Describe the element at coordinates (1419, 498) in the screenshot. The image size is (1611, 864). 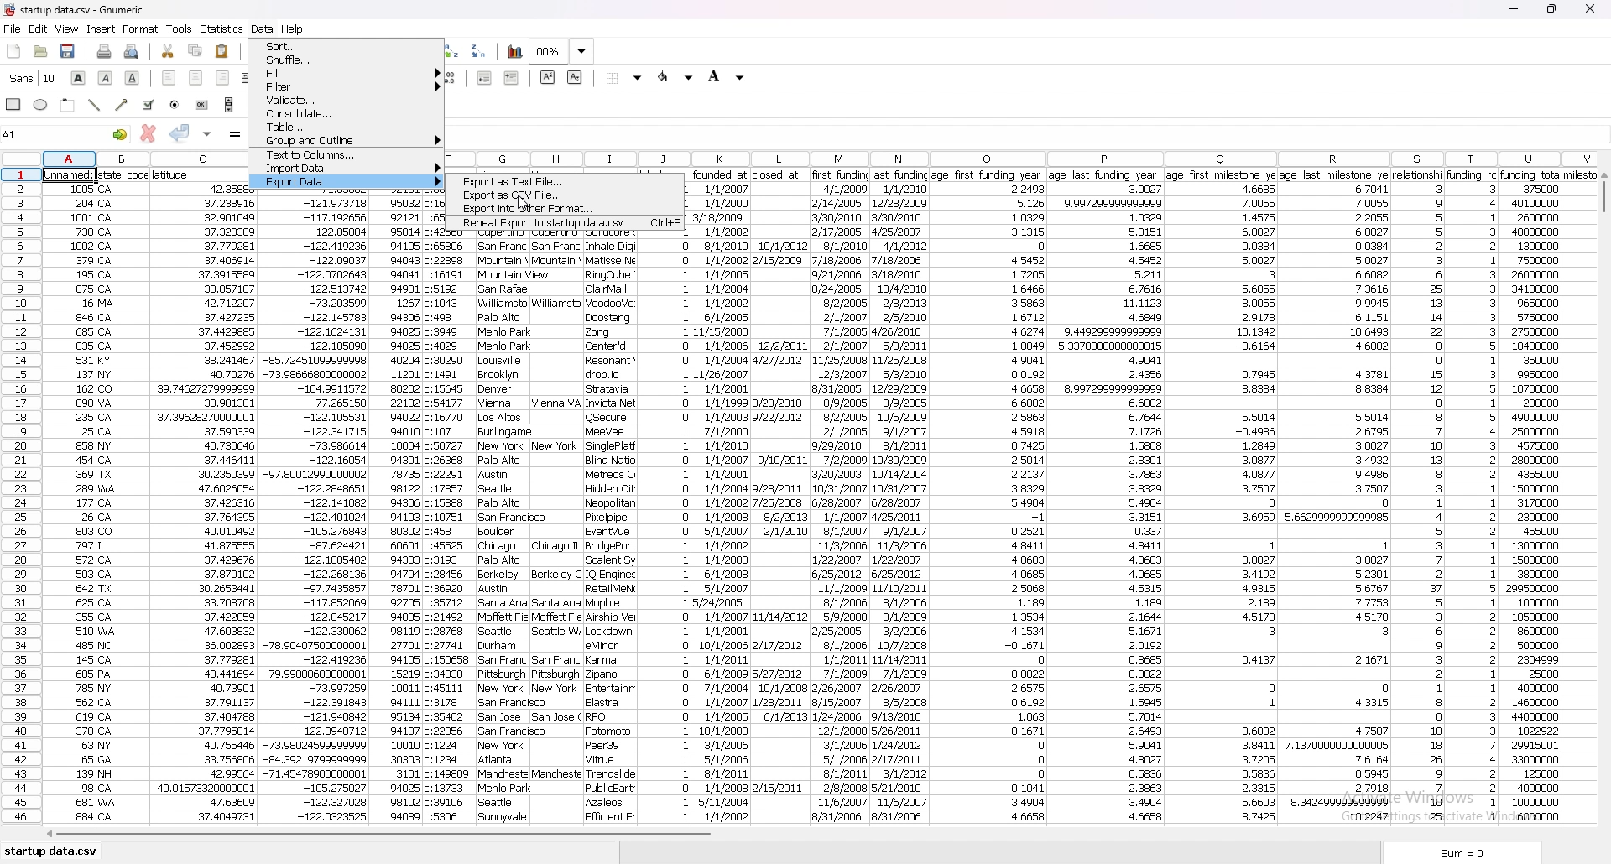
I see `data` at that location.